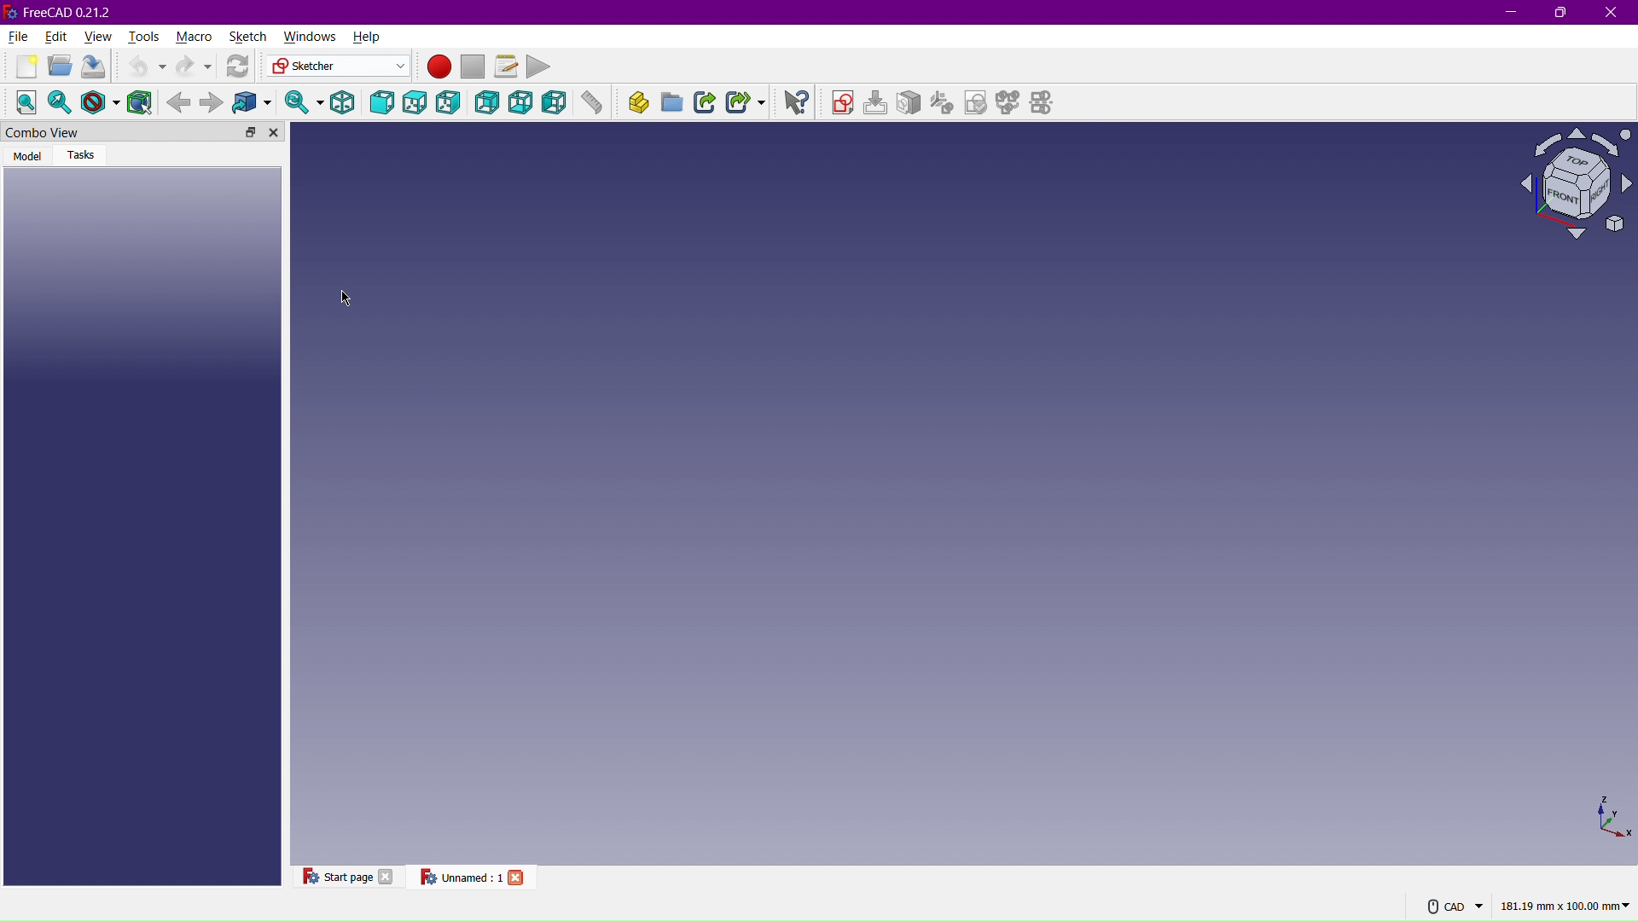 The height and width of the screenshot is (921, 1638). Describe the element at coordinates (1565, 907) in the screenshot. I see `181.19 mm x 100.00 mm` at that location.